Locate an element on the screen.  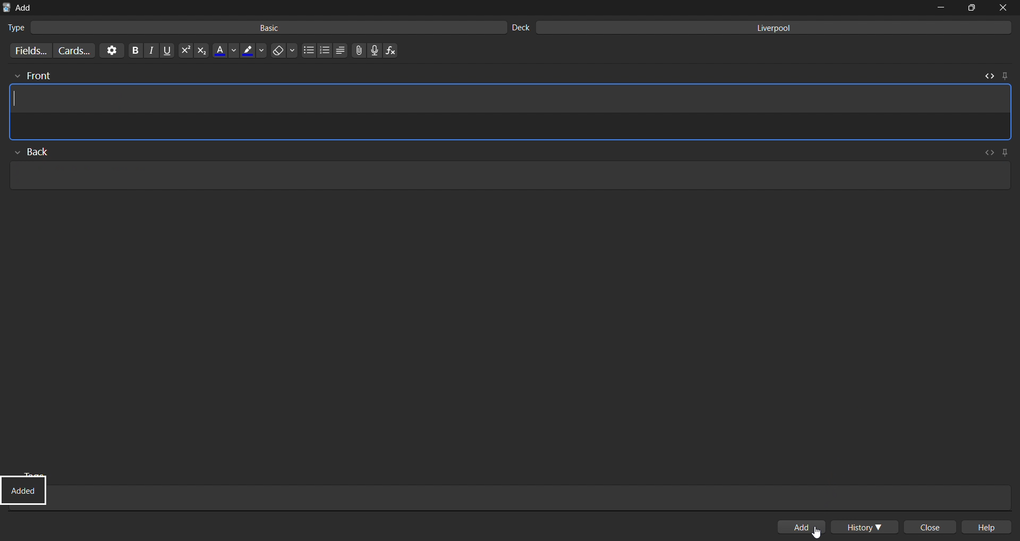
superscript is located at coordinates (184, 51).